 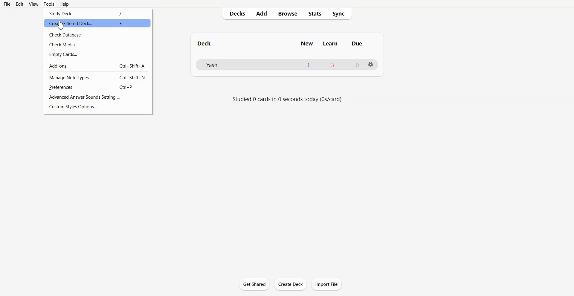 What do you see at coordinates (7, 4) in the screenshot?
I see `File` at bounding box center [7, 4].